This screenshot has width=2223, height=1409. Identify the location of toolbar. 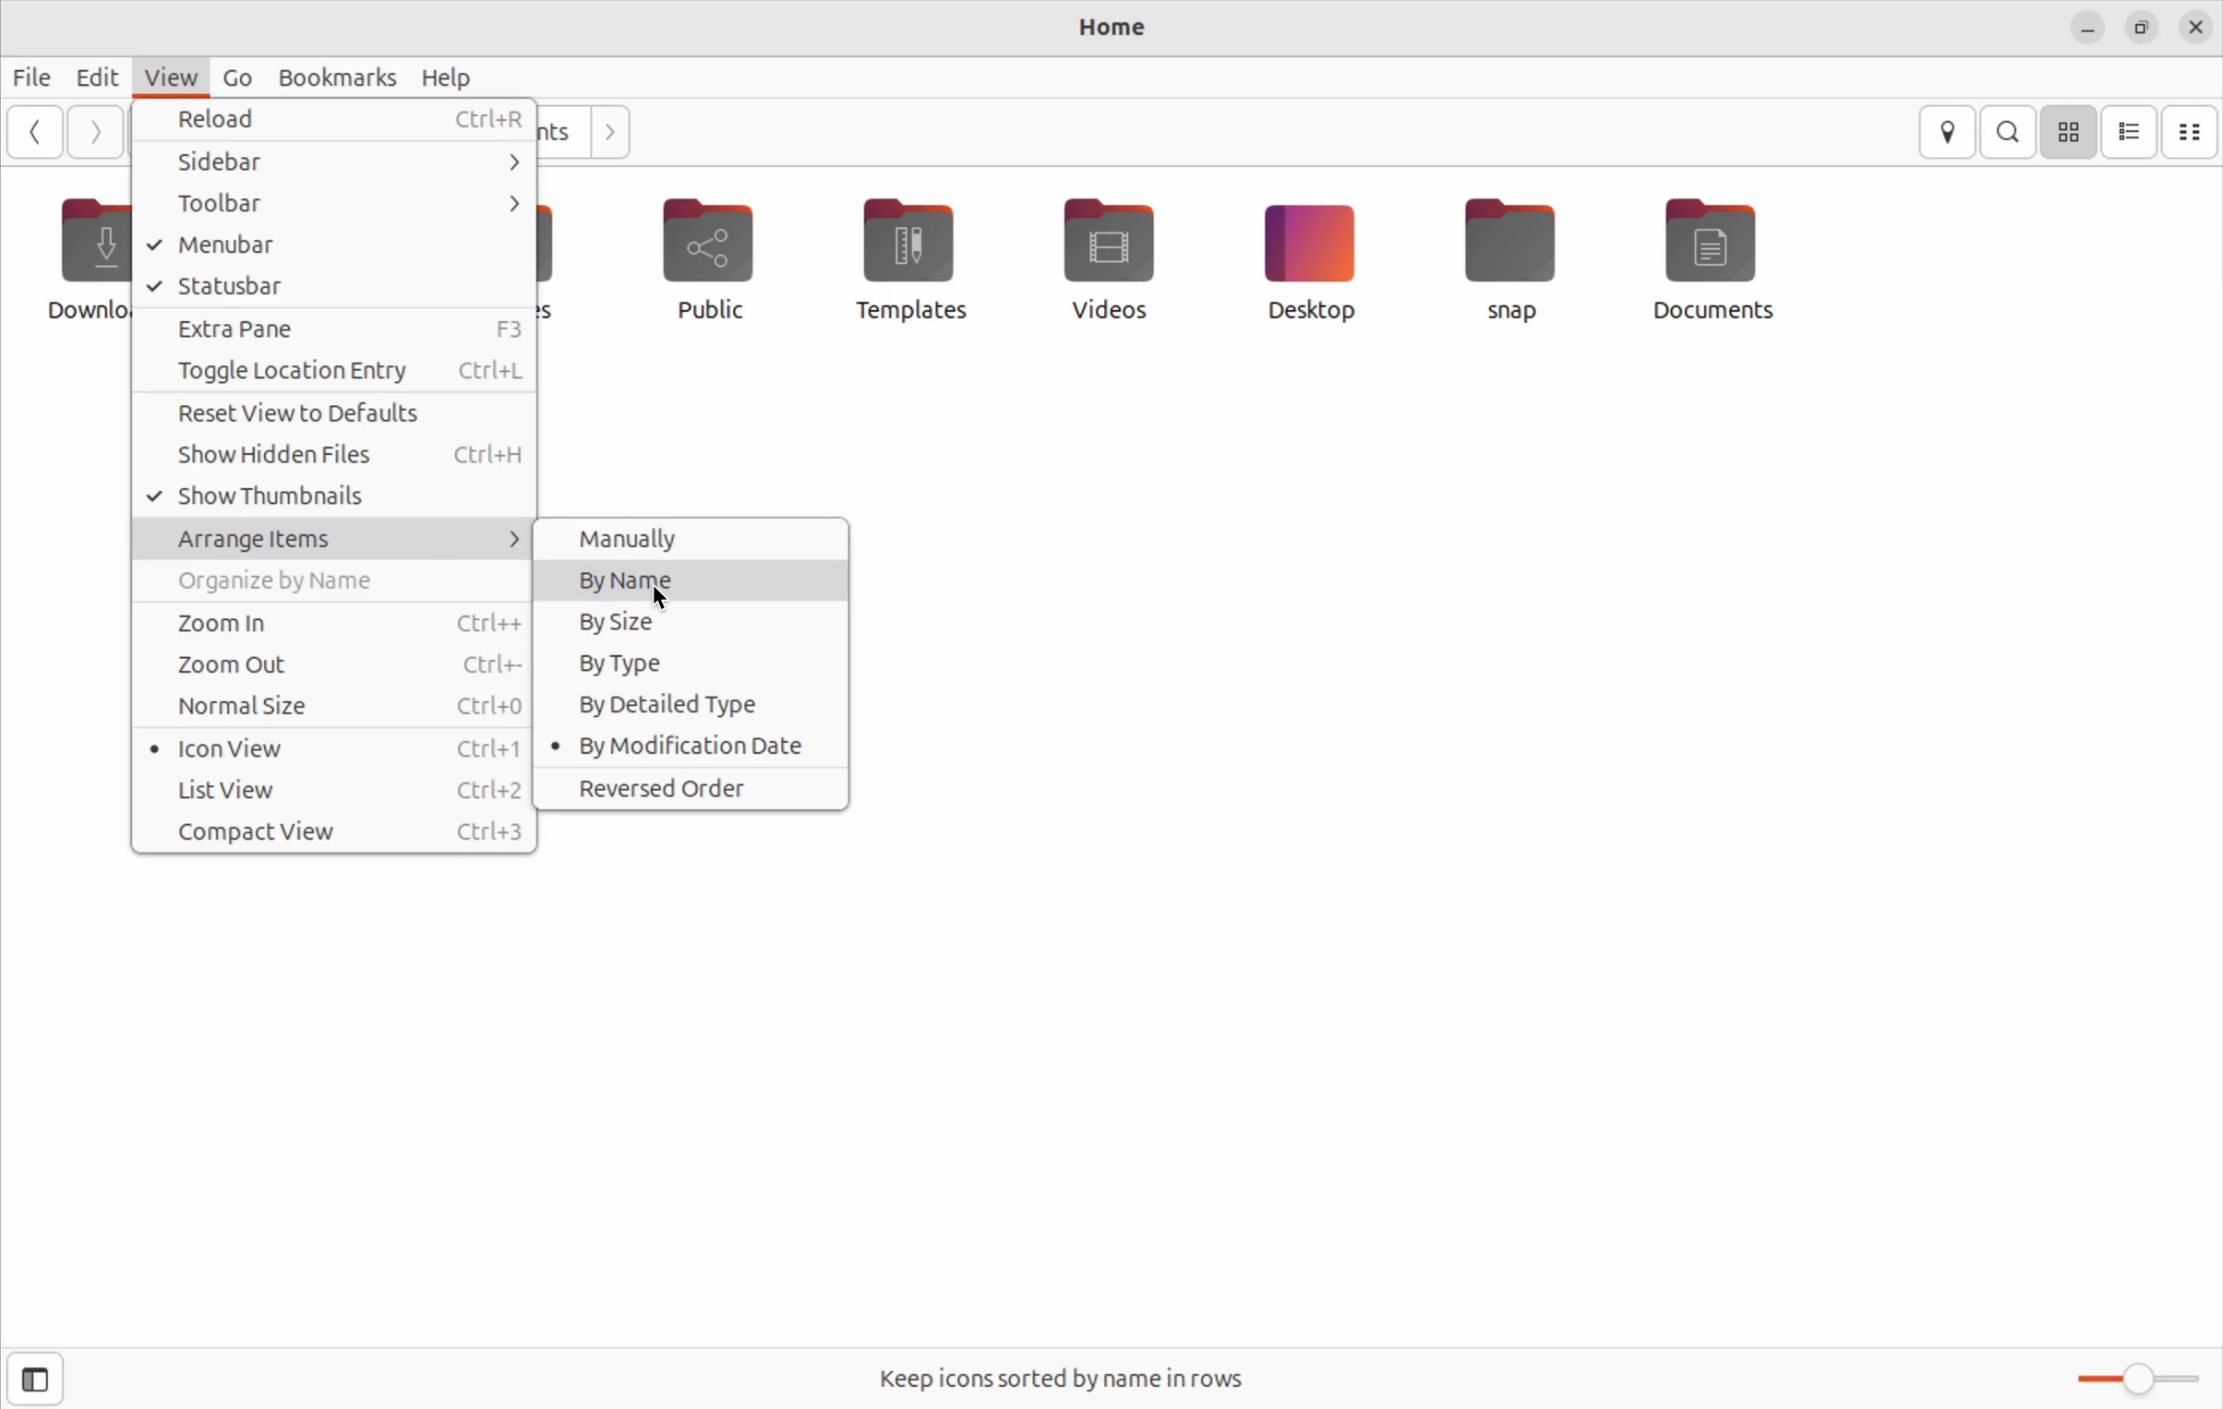
(331, 204).